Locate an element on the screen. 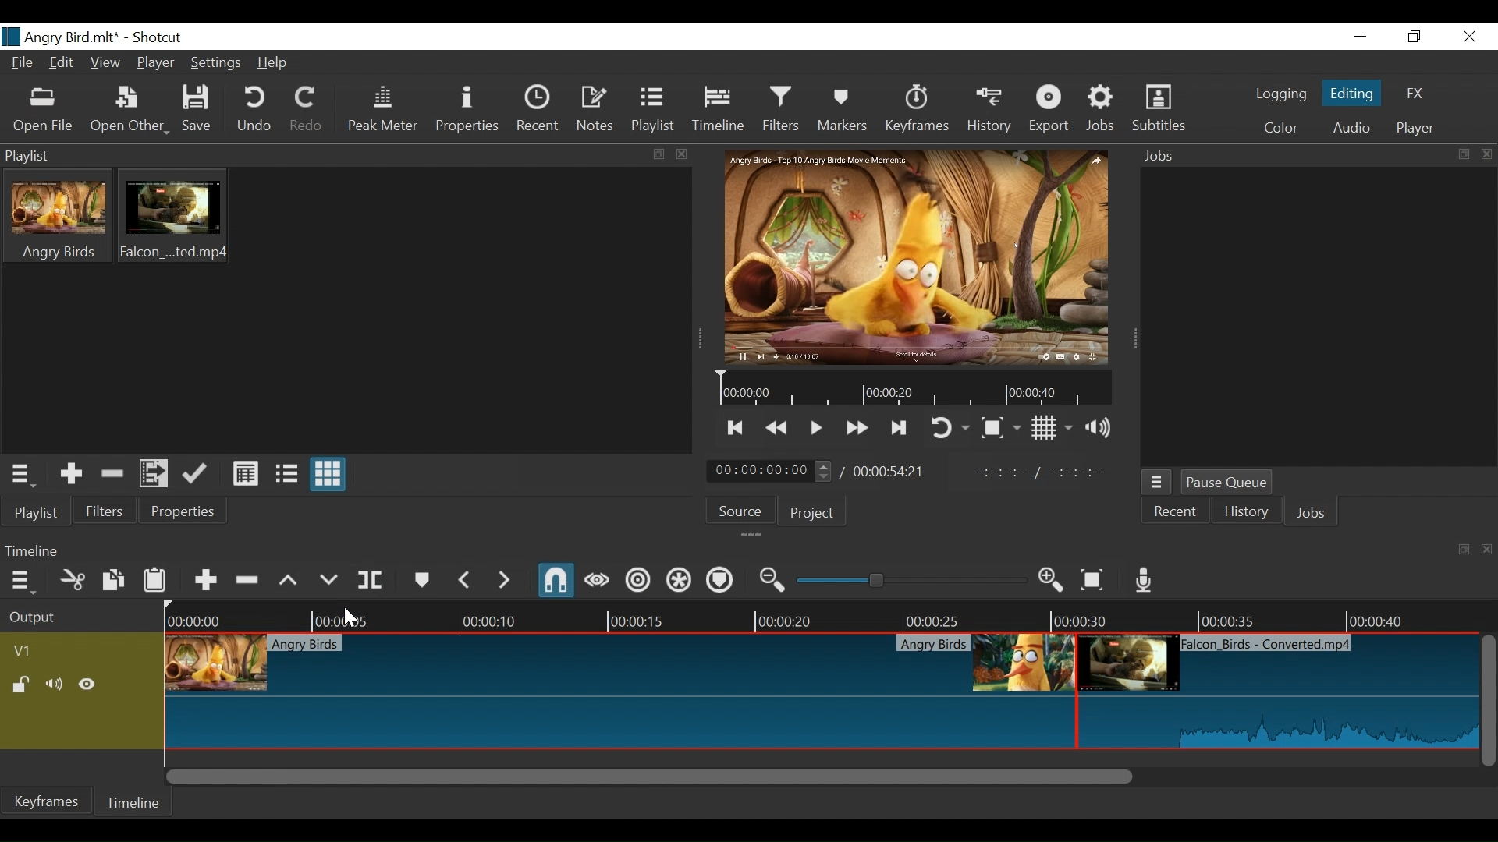 This screenshot has height=842, width=1498. Zoom timeline in is located at coordinates (1052, 581).